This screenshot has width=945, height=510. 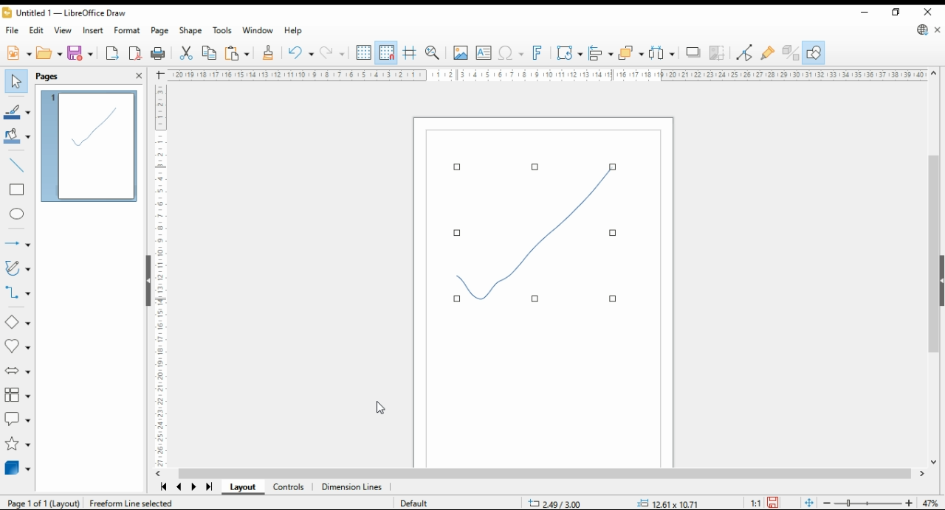 I want to click on helplines when moving, so click(x=410, y=53).